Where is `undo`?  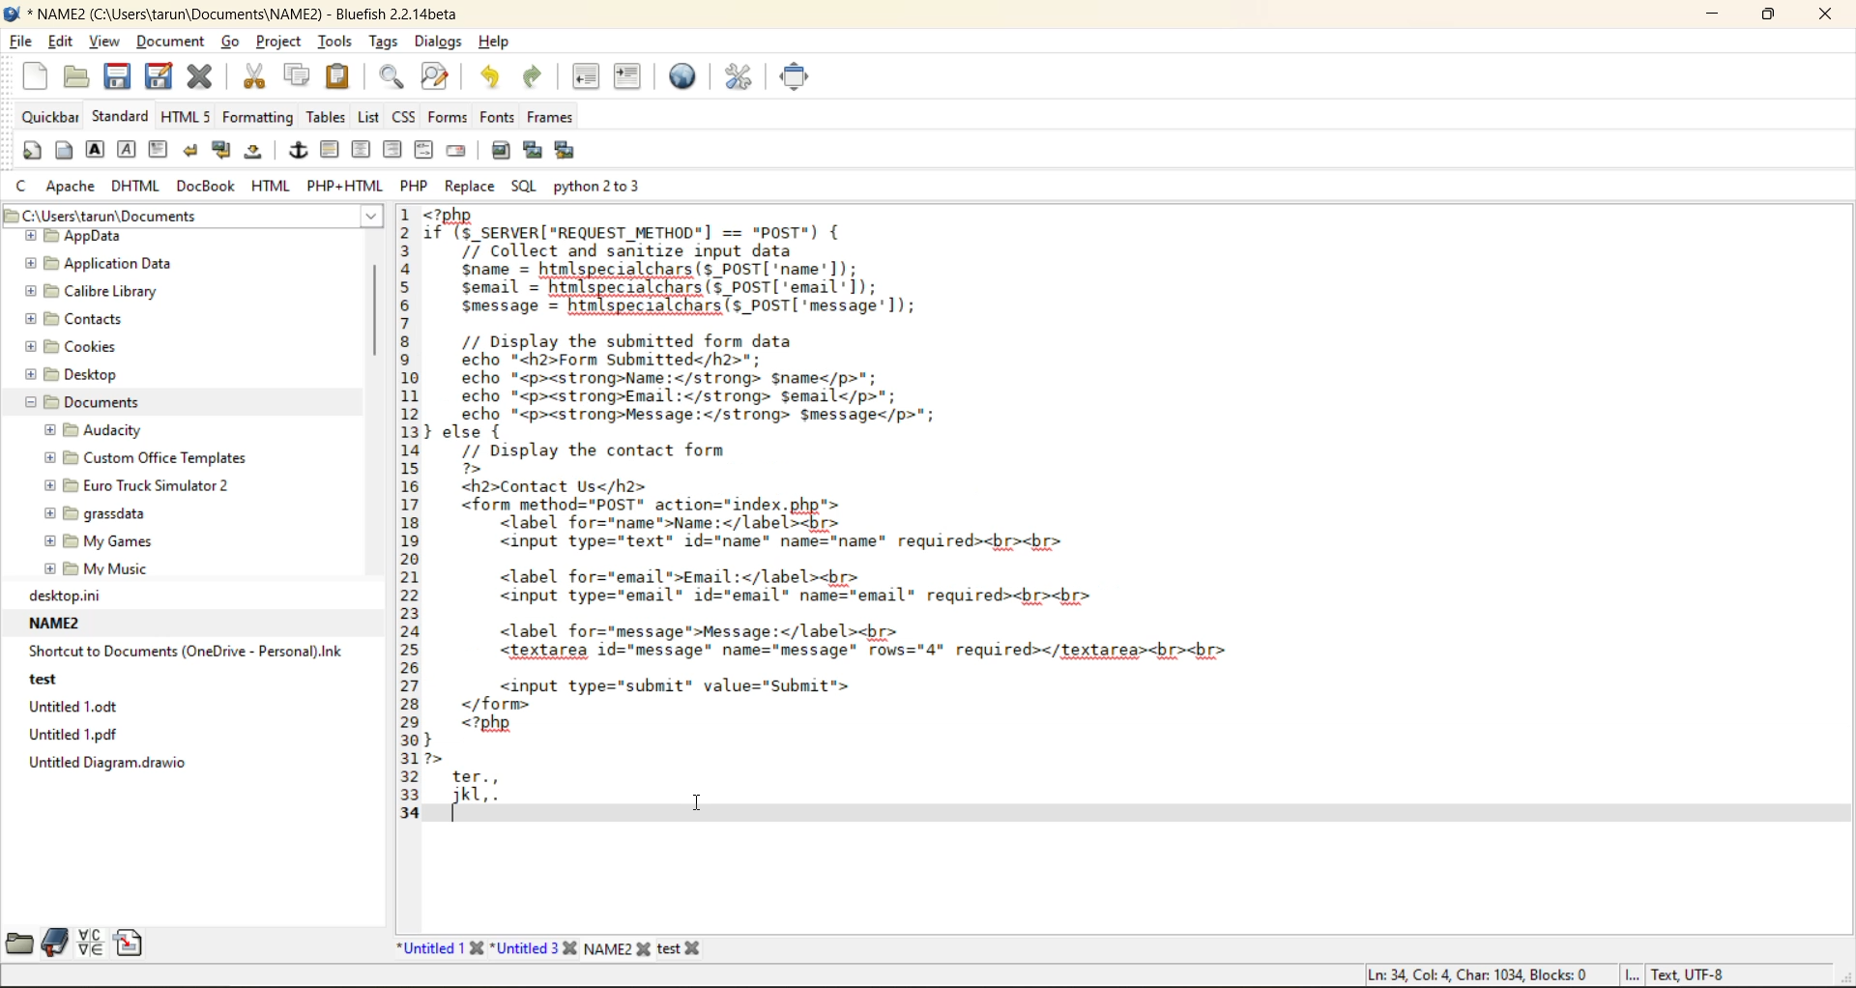 undo is located at coordinates (493, 77).